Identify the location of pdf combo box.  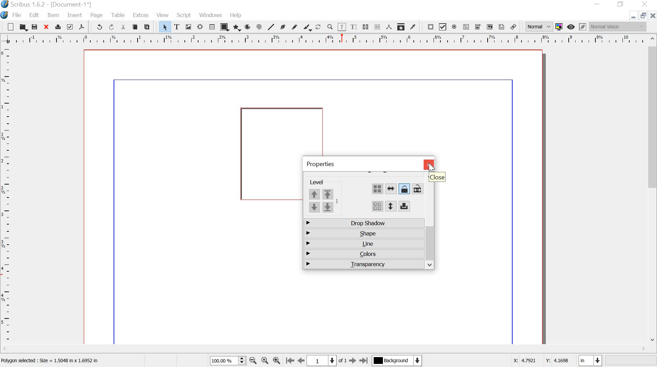
(478, 27).